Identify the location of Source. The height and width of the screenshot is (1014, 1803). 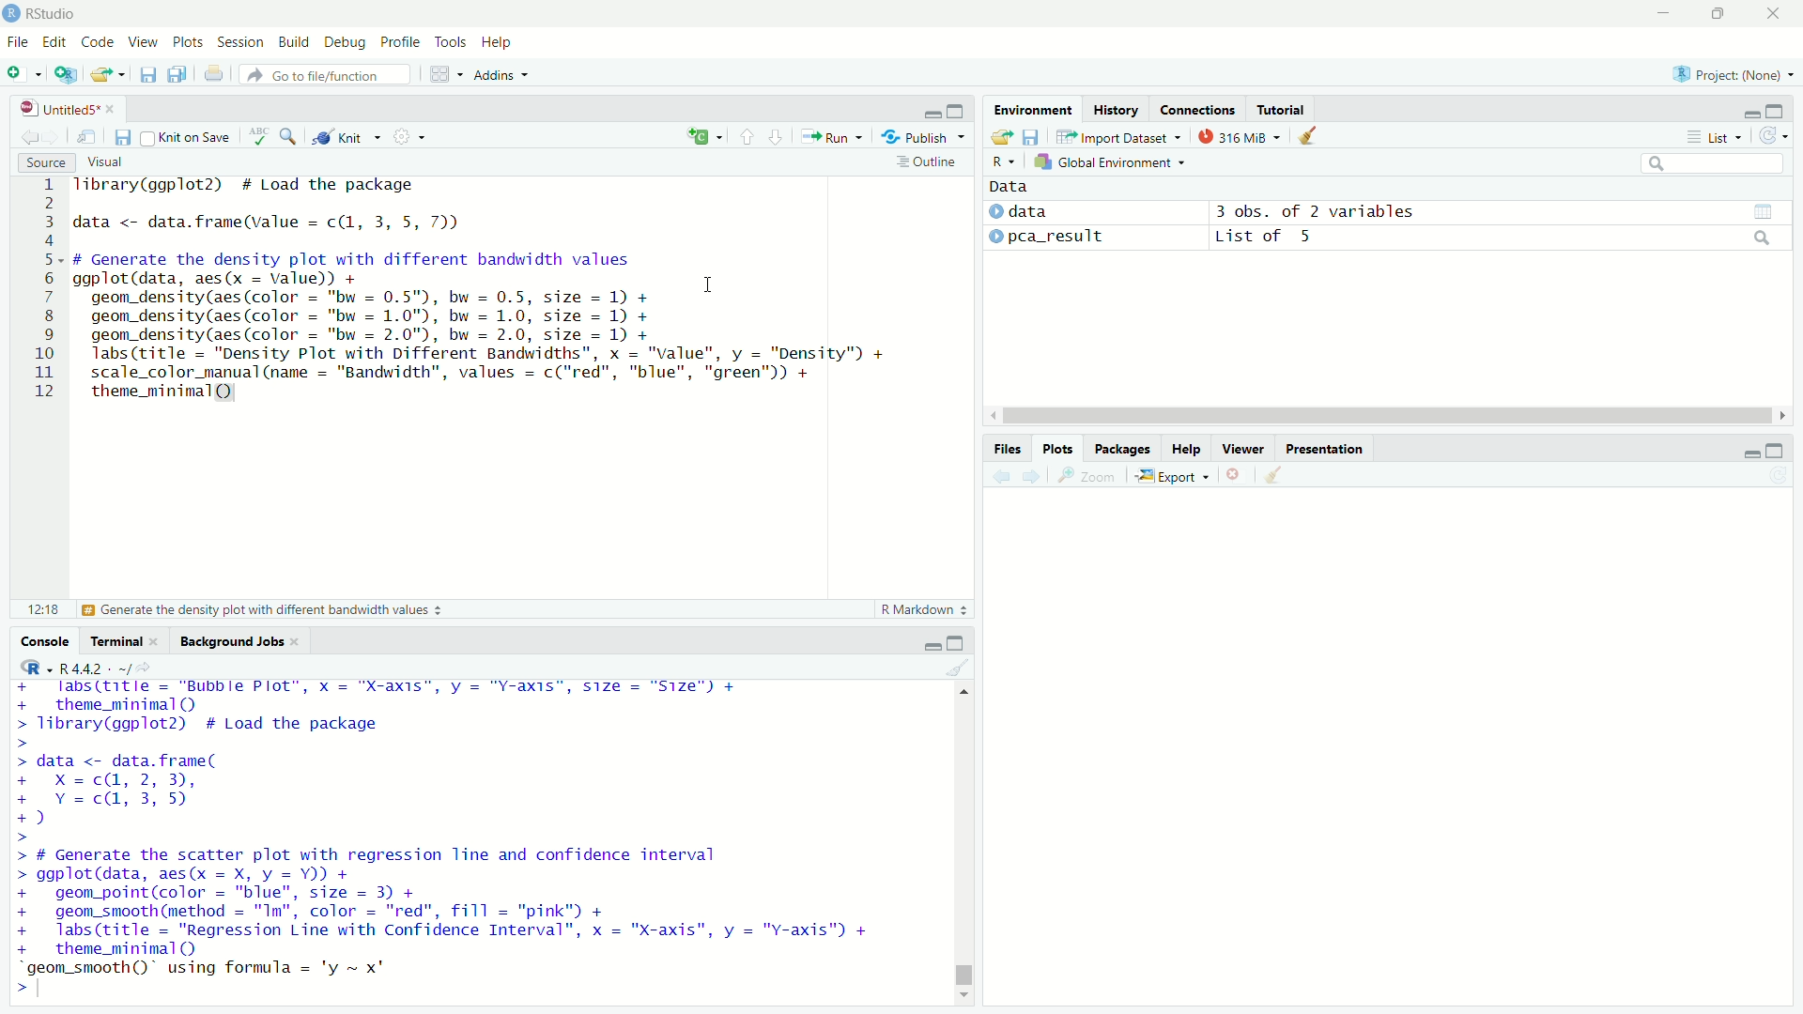
(45, 162).